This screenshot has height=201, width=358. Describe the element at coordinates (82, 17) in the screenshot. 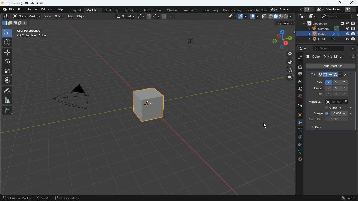

I see `object` at that location.